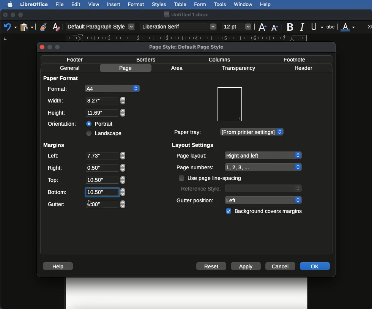 The width and height of the screenshot is (372, 309). I want to click on Apply, so click(246, 267).